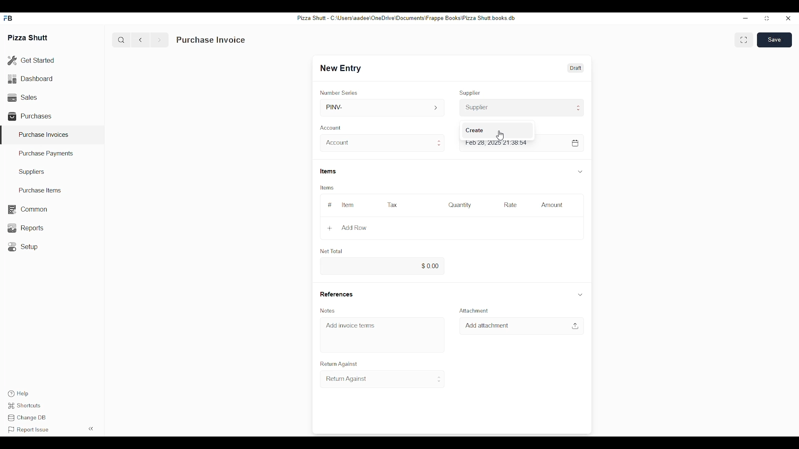 Image resolution: width=799 pixels, height=449 pixels. What do you see at coordinates (31, 116) in the screenshot?
I see `Purchases` at bounding box center [31, 116].